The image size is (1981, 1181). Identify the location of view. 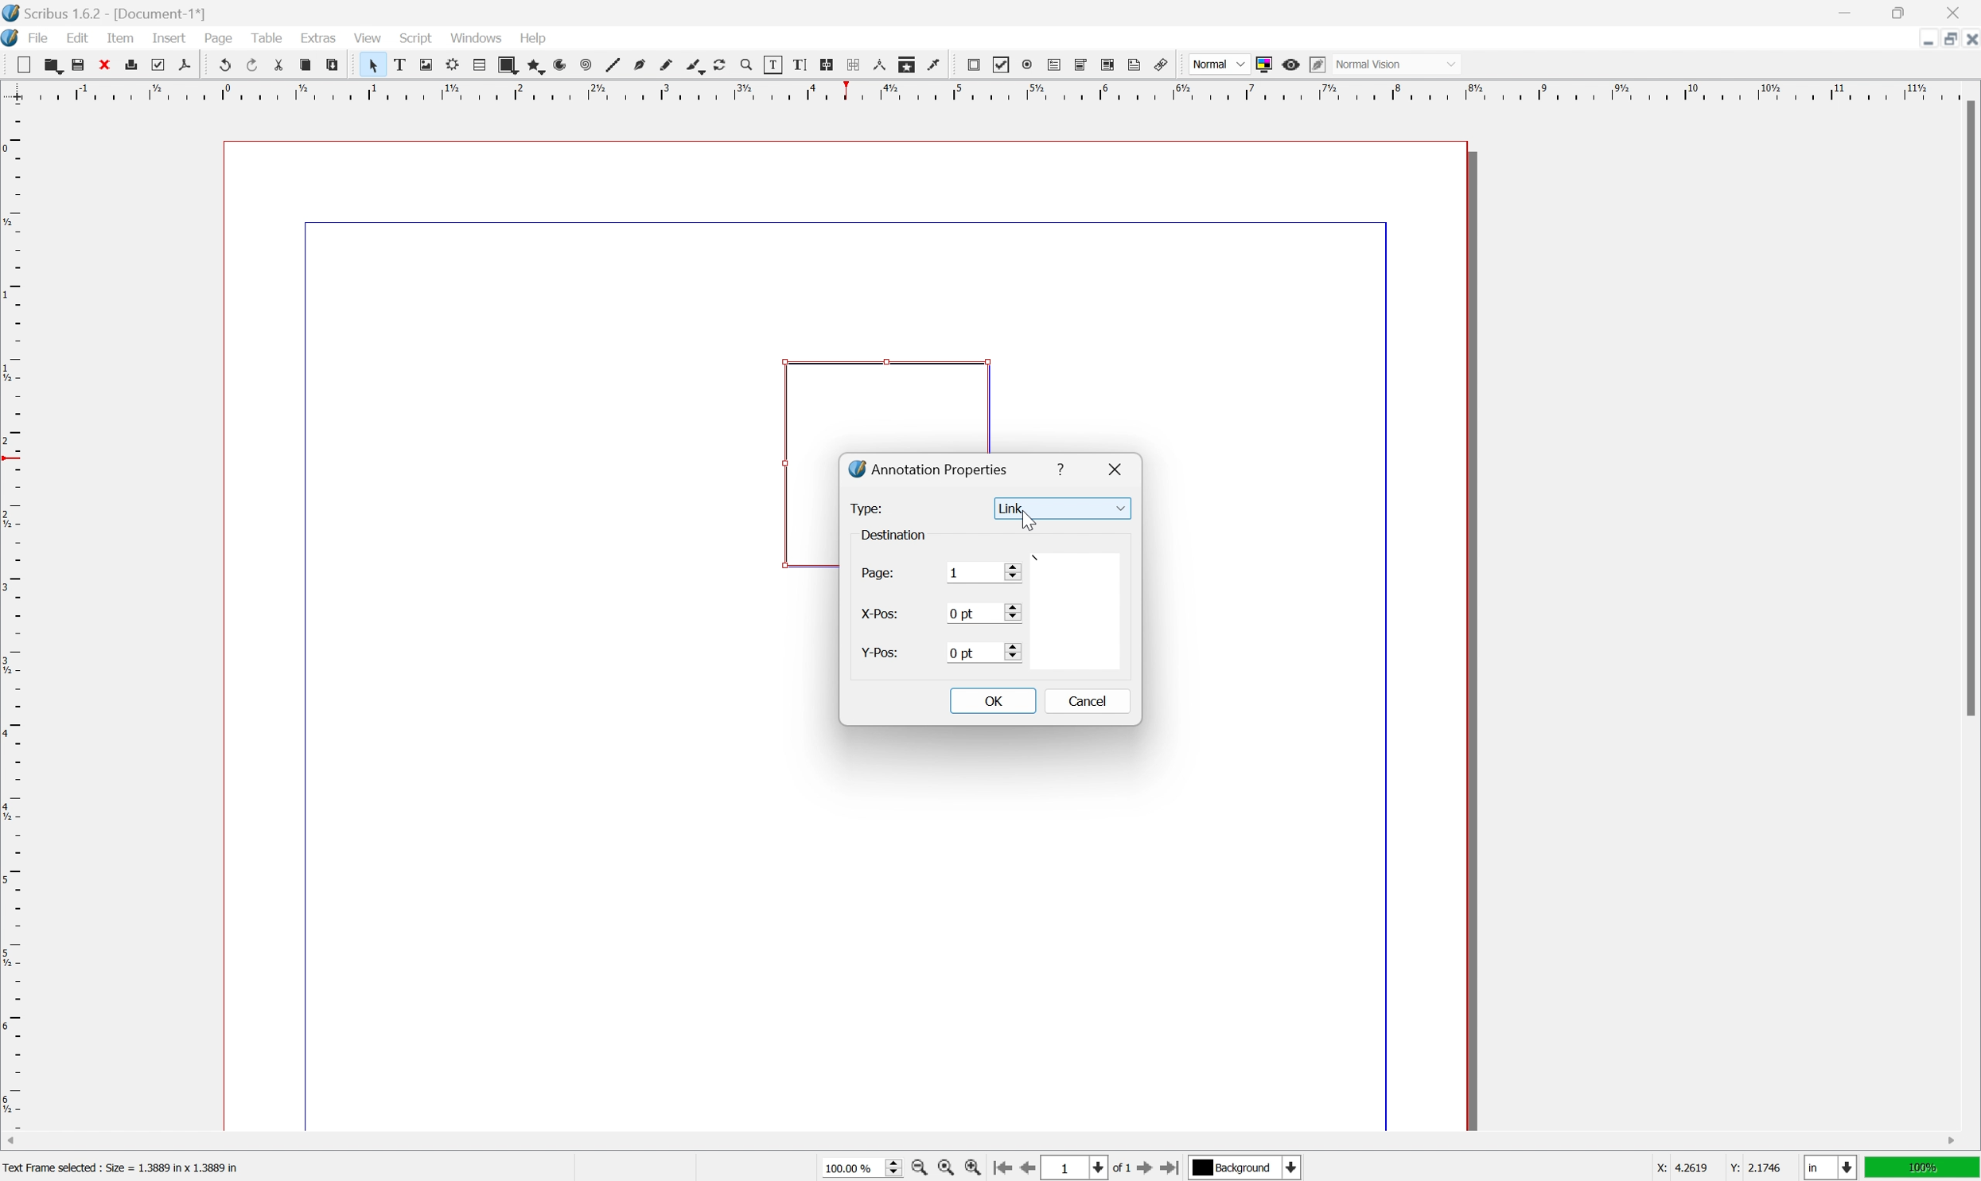
(366, 37).